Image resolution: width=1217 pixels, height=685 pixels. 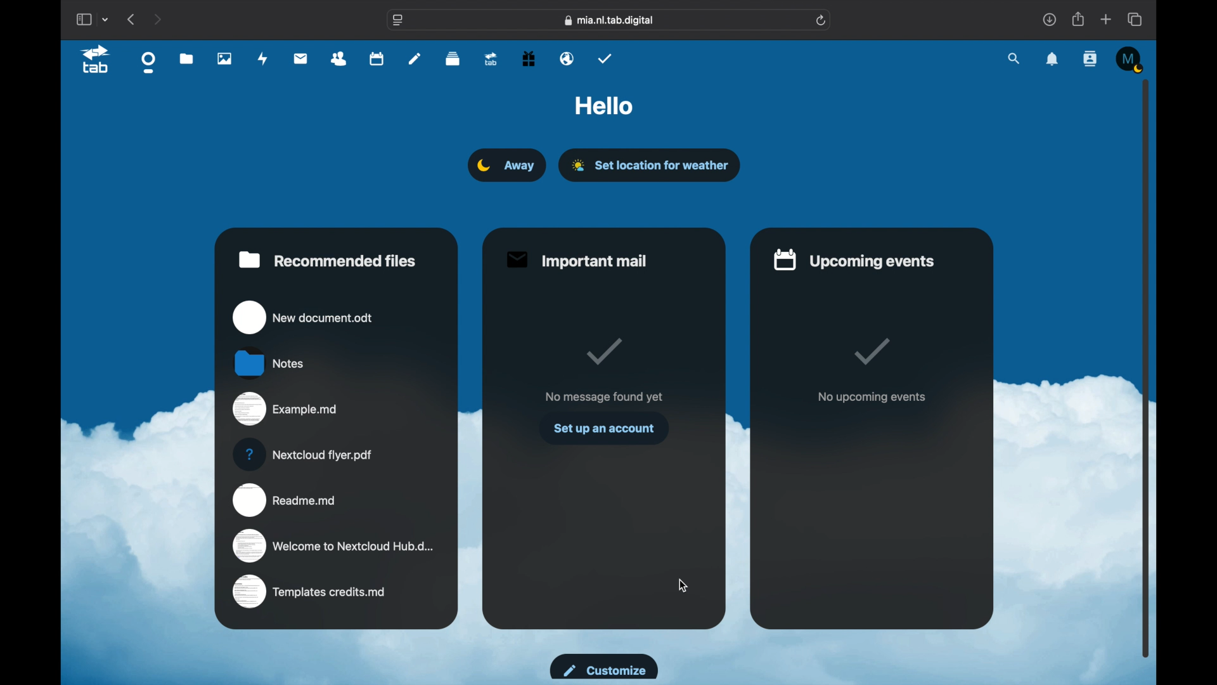 I want to click on photos, so click(x=224, y=58).